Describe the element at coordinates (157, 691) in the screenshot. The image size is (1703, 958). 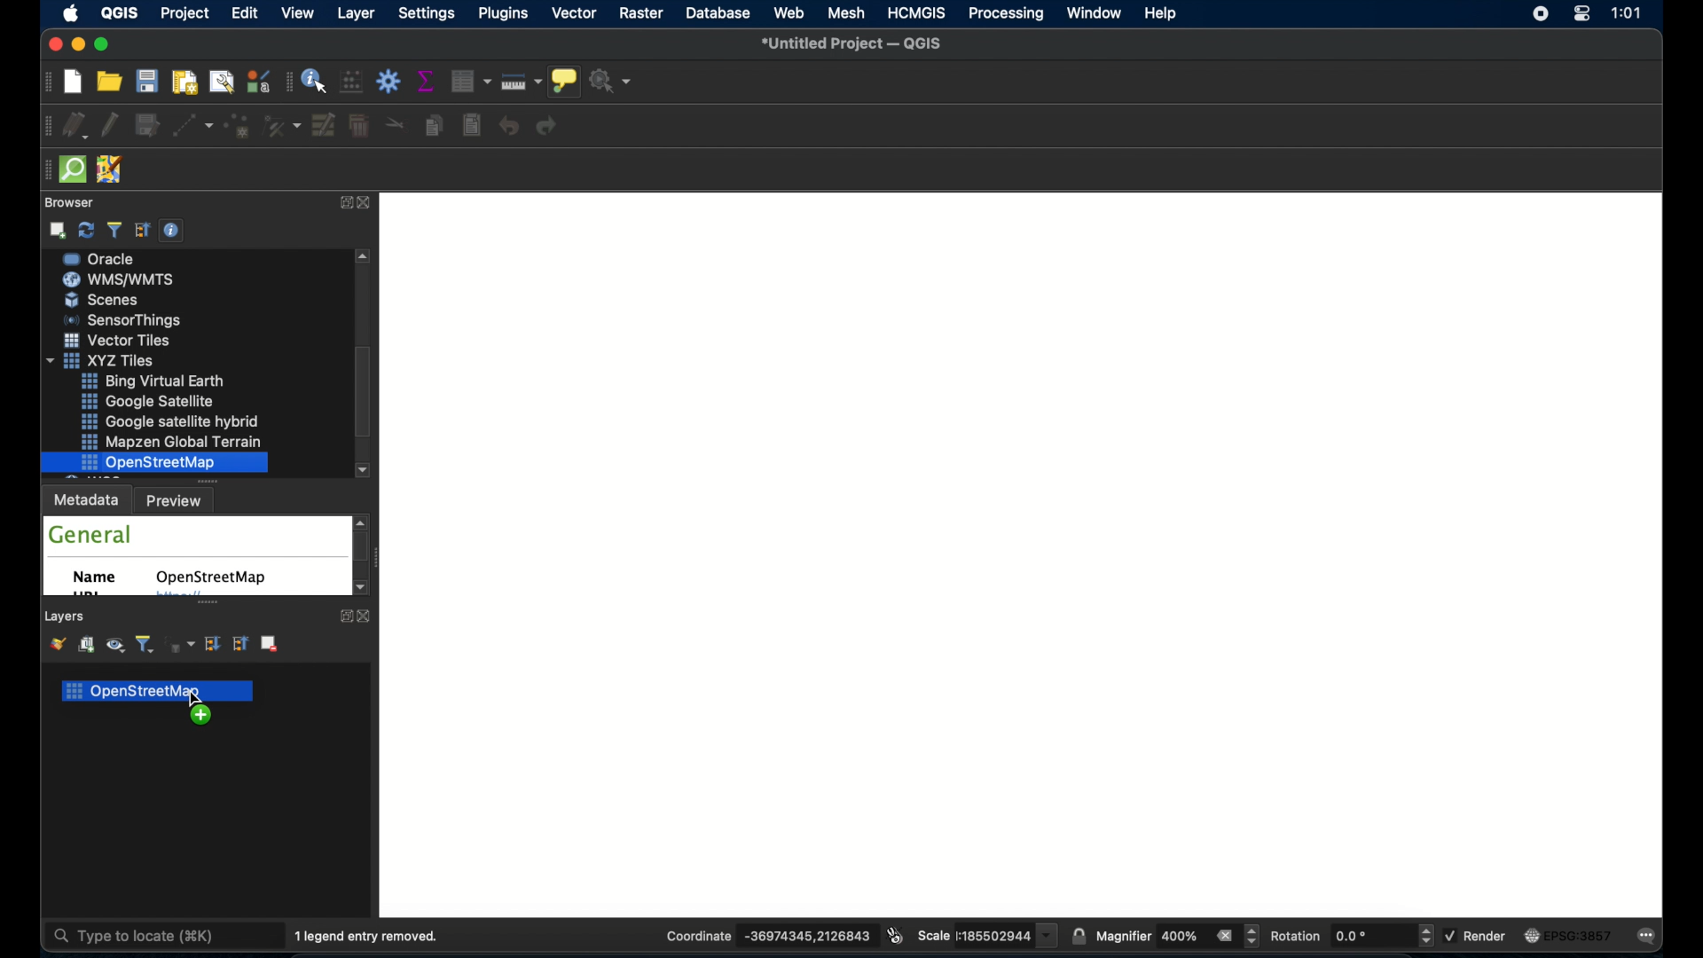
I see `openstreetmap ` at that location.